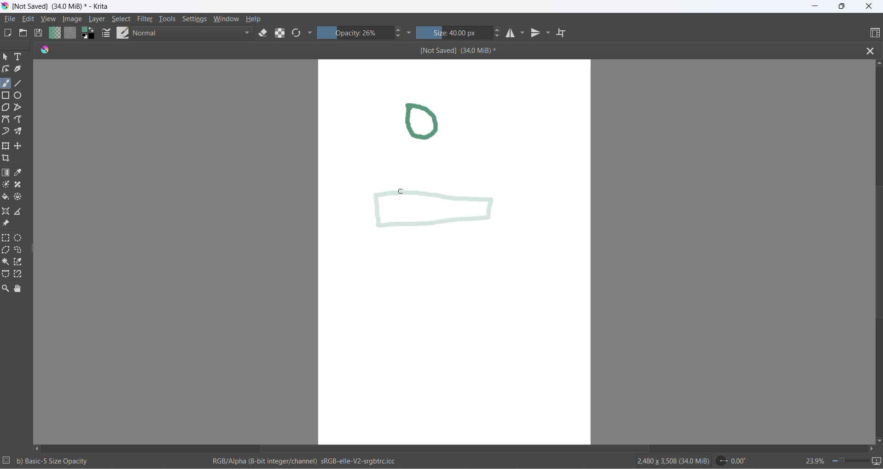 The image size is (883, 469). I want to click on more settings dropdown button, so click(311, 34).